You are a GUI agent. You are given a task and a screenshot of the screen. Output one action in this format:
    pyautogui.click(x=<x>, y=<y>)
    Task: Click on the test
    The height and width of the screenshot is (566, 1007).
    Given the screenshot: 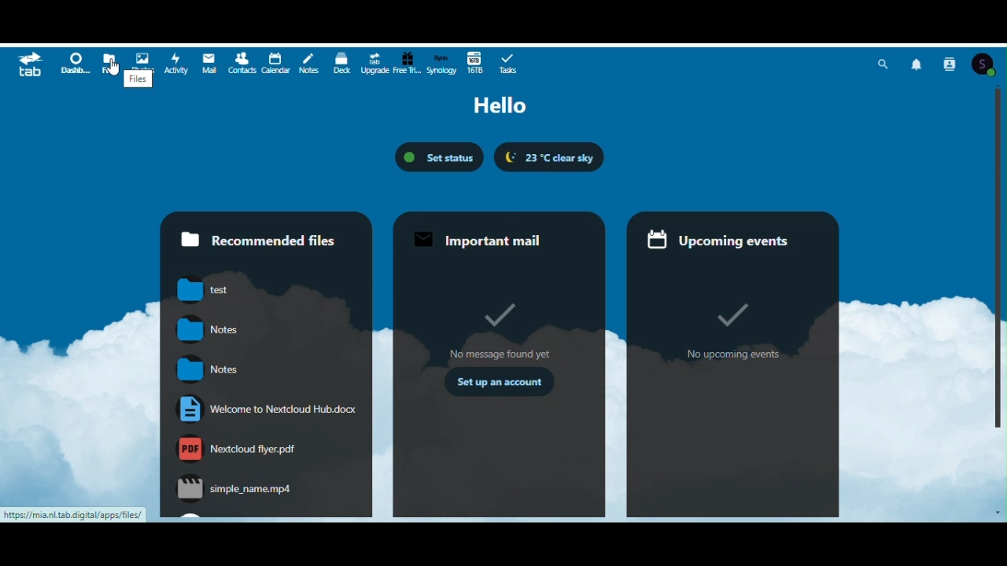 What is the action you would take?
    pyautogui.click(x=207, y=289)
    